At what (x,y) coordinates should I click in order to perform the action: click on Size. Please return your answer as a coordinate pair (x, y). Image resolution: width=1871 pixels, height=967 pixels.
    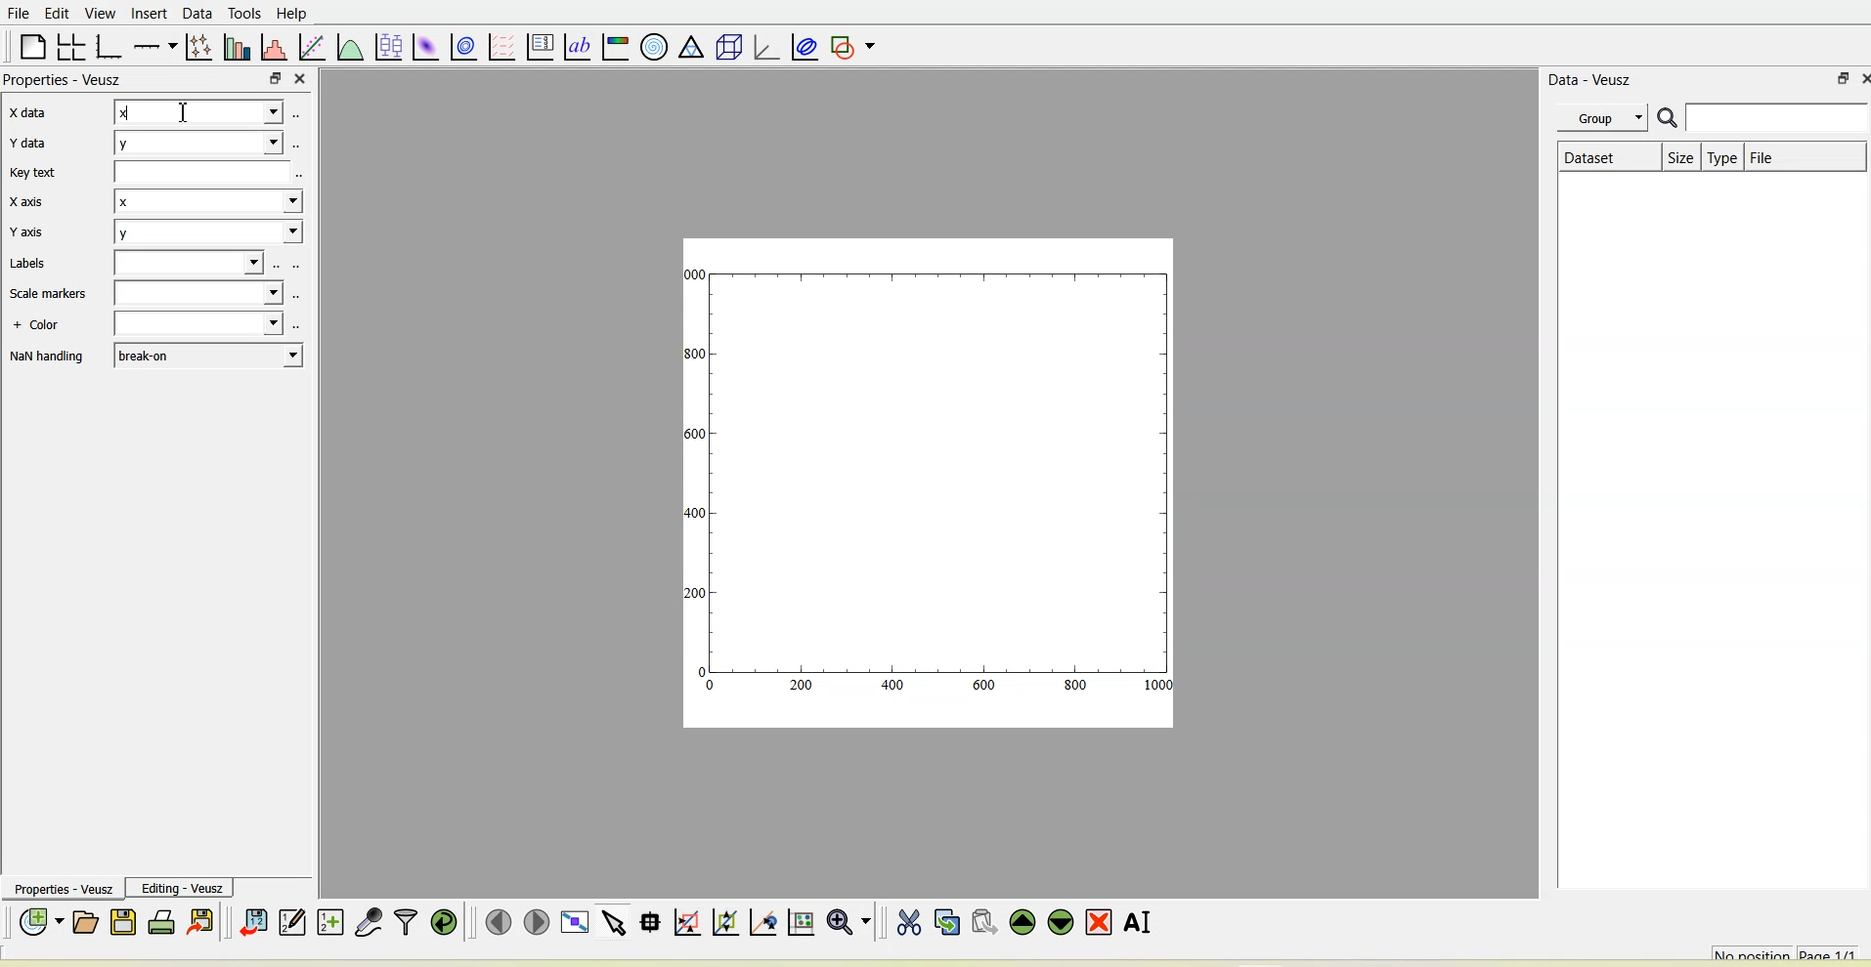
    Looking at the image, I should click on (1681, 156).